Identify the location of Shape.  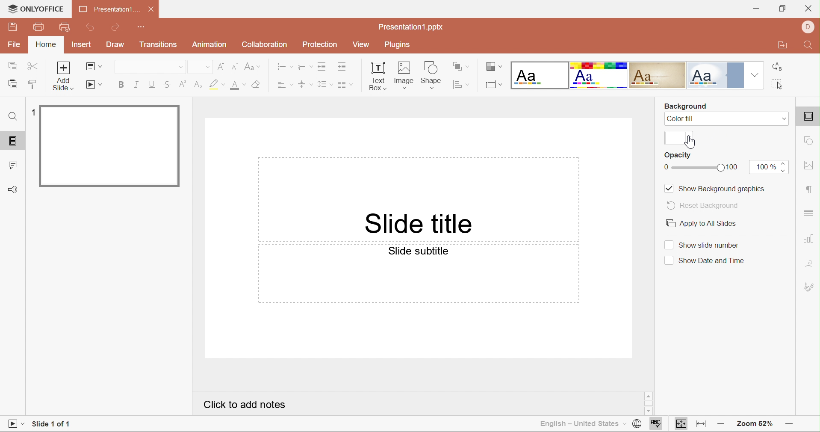
(431, 74).